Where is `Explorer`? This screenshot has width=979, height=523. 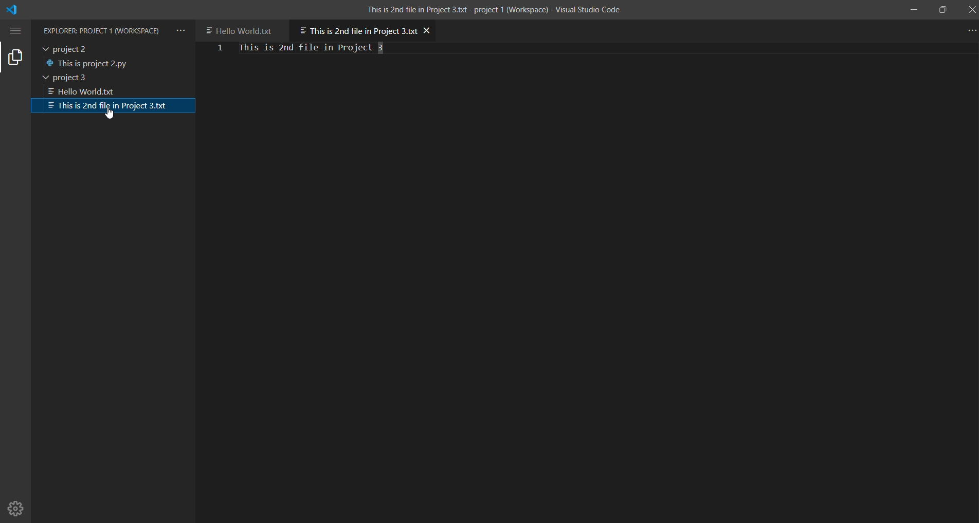 Explorer is located at coordinates (102, 31).